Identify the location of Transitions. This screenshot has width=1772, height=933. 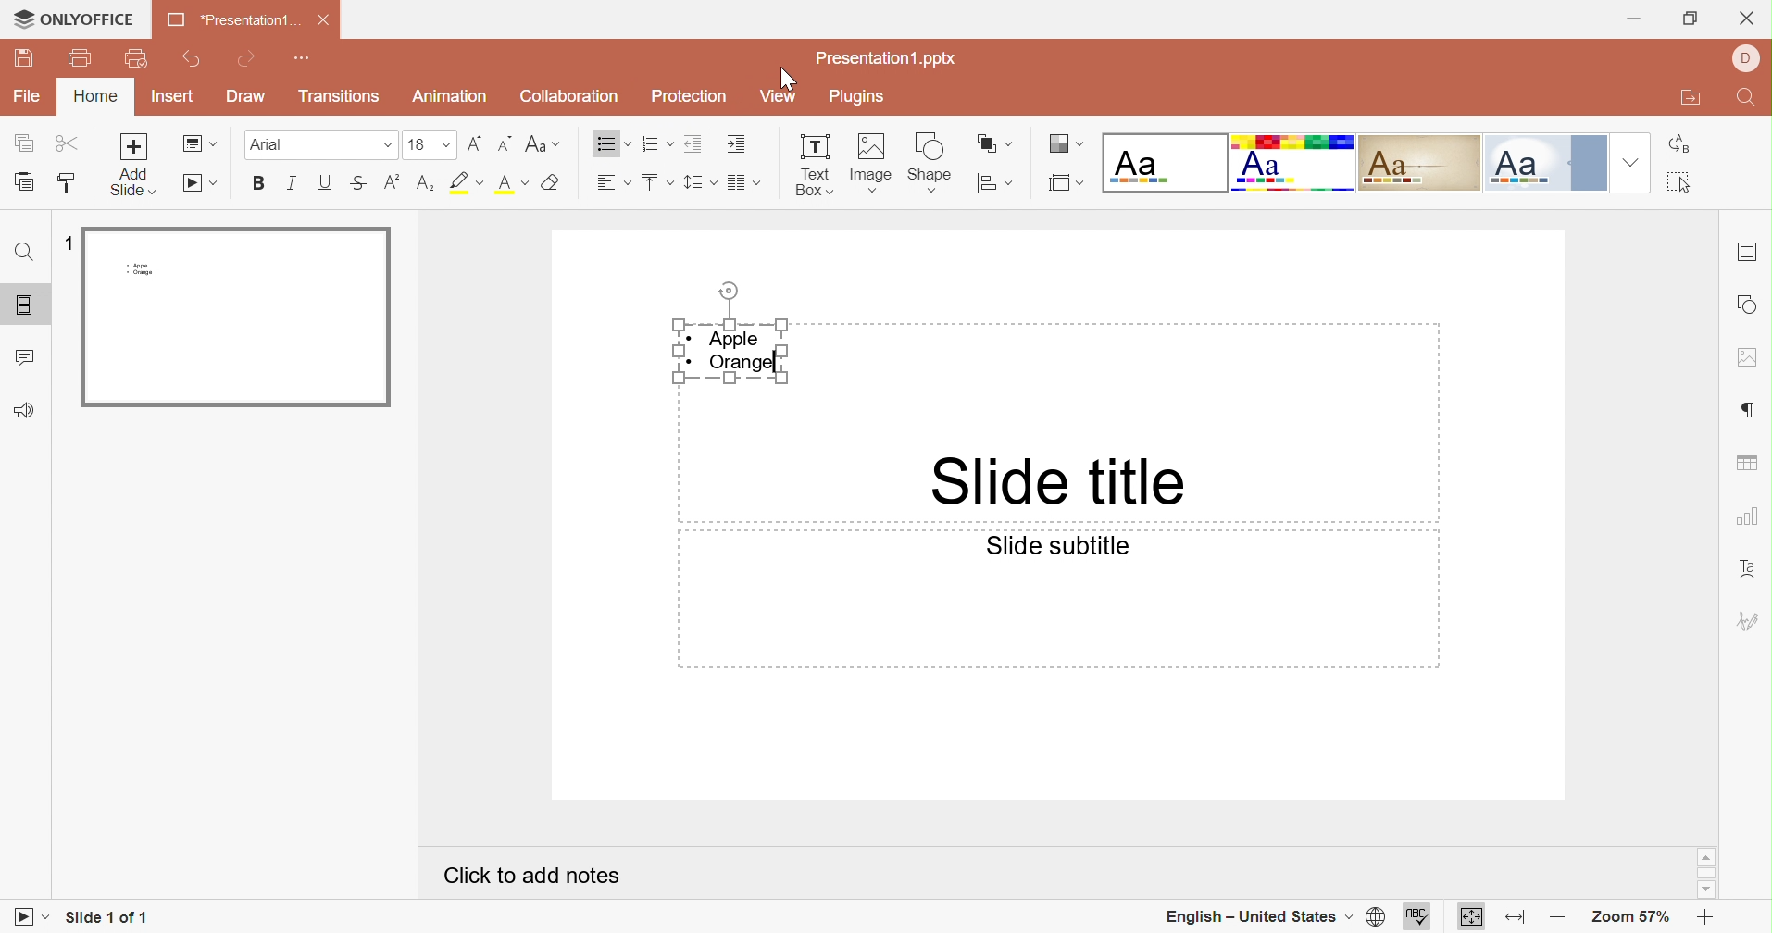
(342, 98).